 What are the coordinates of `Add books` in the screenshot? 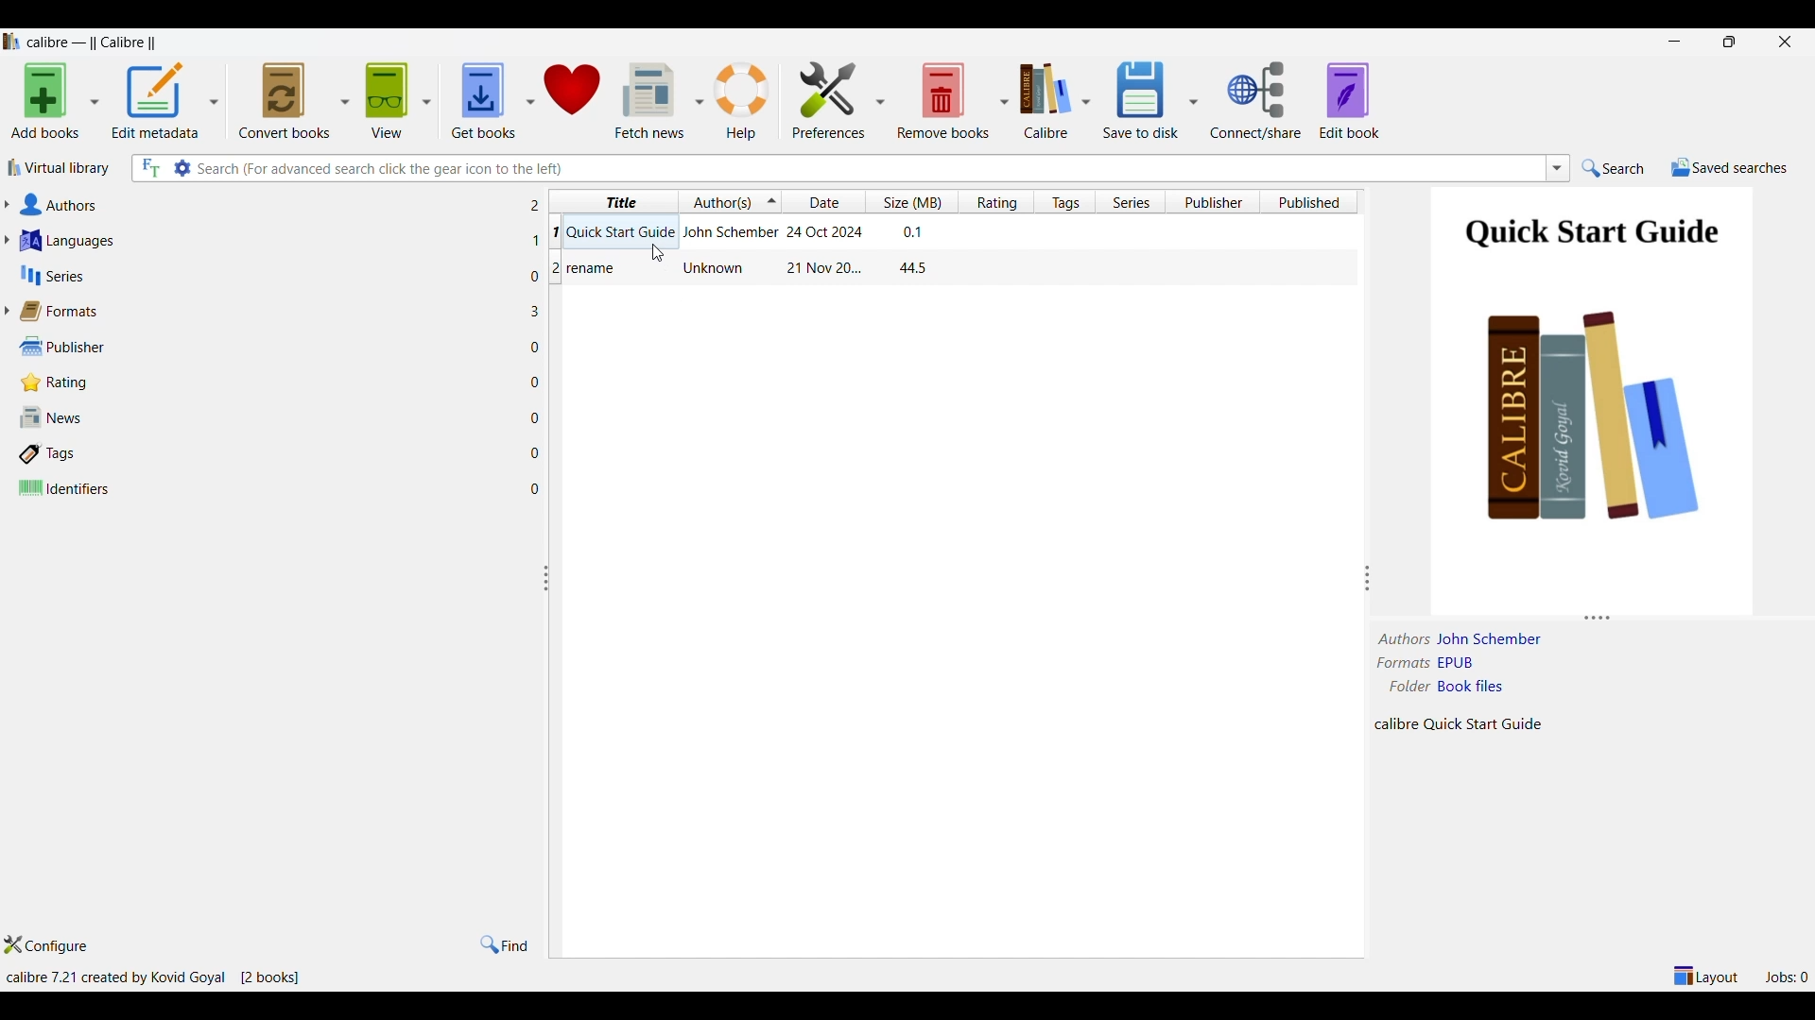 It's located at (44, 102).